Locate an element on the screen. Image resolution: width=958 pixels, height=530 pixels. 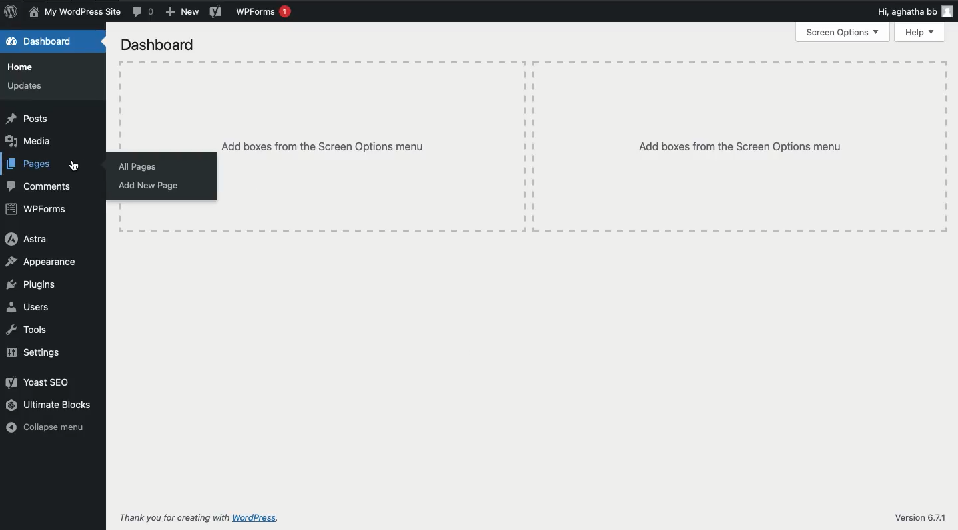
Media is located at coordinates (30, 142).